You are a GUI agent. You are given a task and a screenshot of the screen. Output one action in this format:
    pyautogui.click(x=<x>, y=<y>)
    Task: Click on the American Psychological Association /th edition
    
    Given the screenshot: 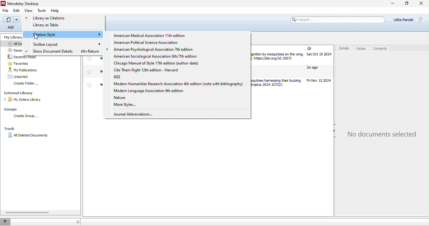 What is the action you would take?
    pyautogui.click(x=166, y=49)
    